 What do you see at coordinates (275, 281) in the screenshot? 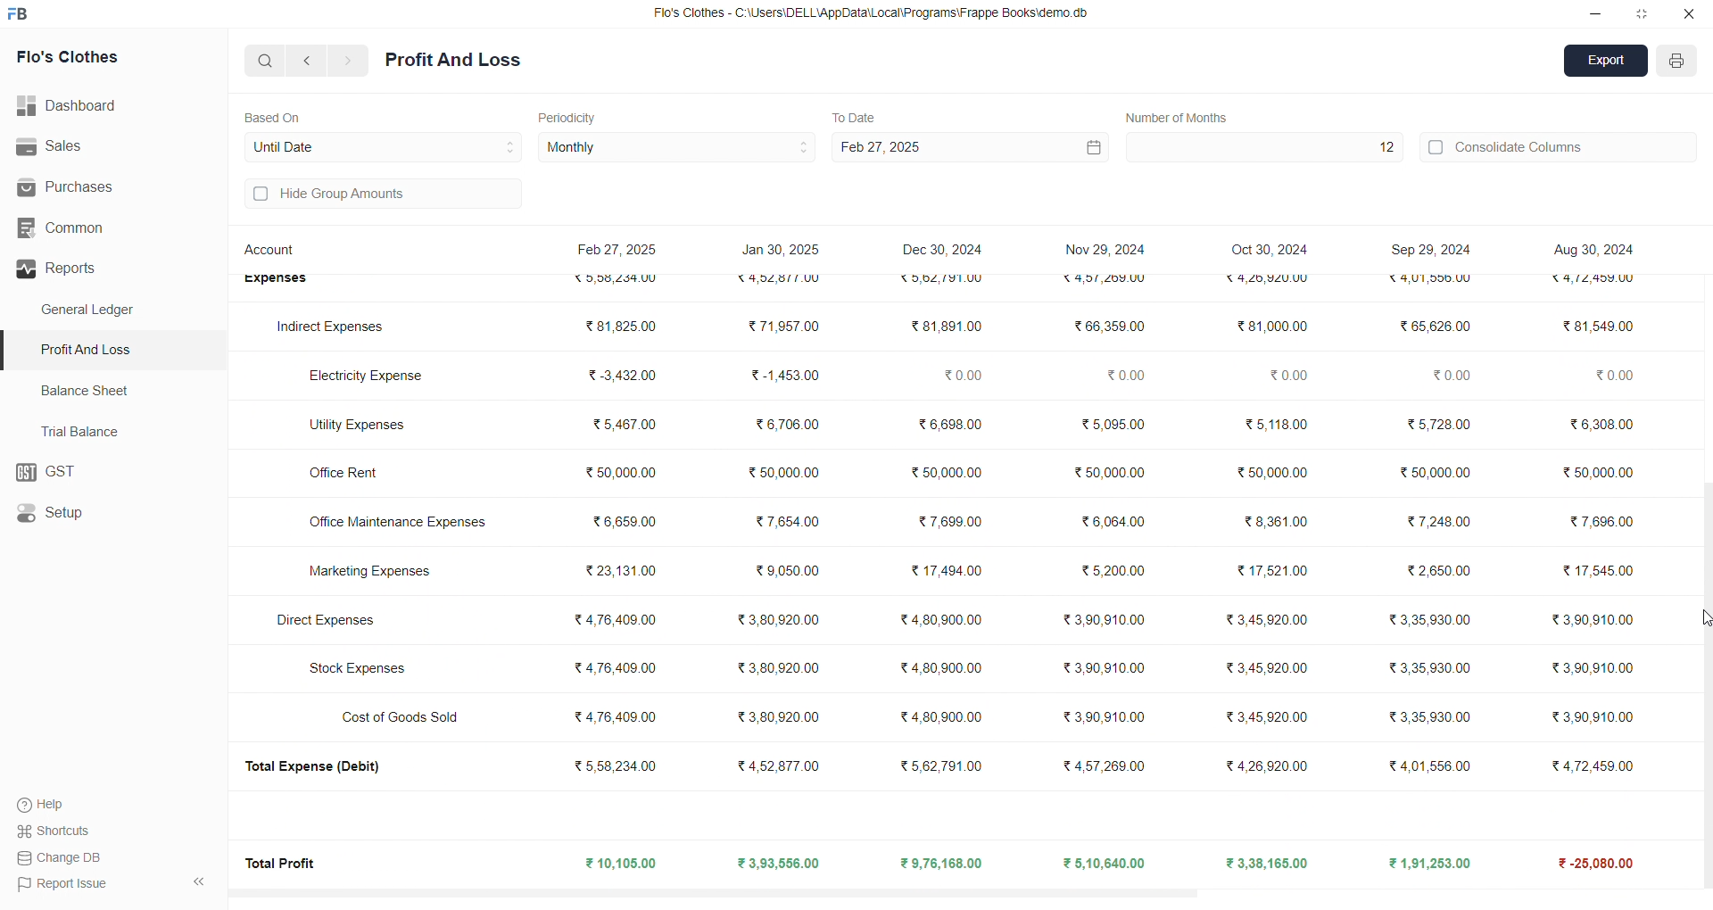
I see `Expenses` at bounding box center [275, 281].